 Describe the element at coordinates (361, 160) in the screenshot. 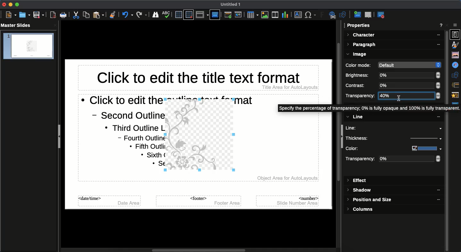

I see `Transparency` at that location.